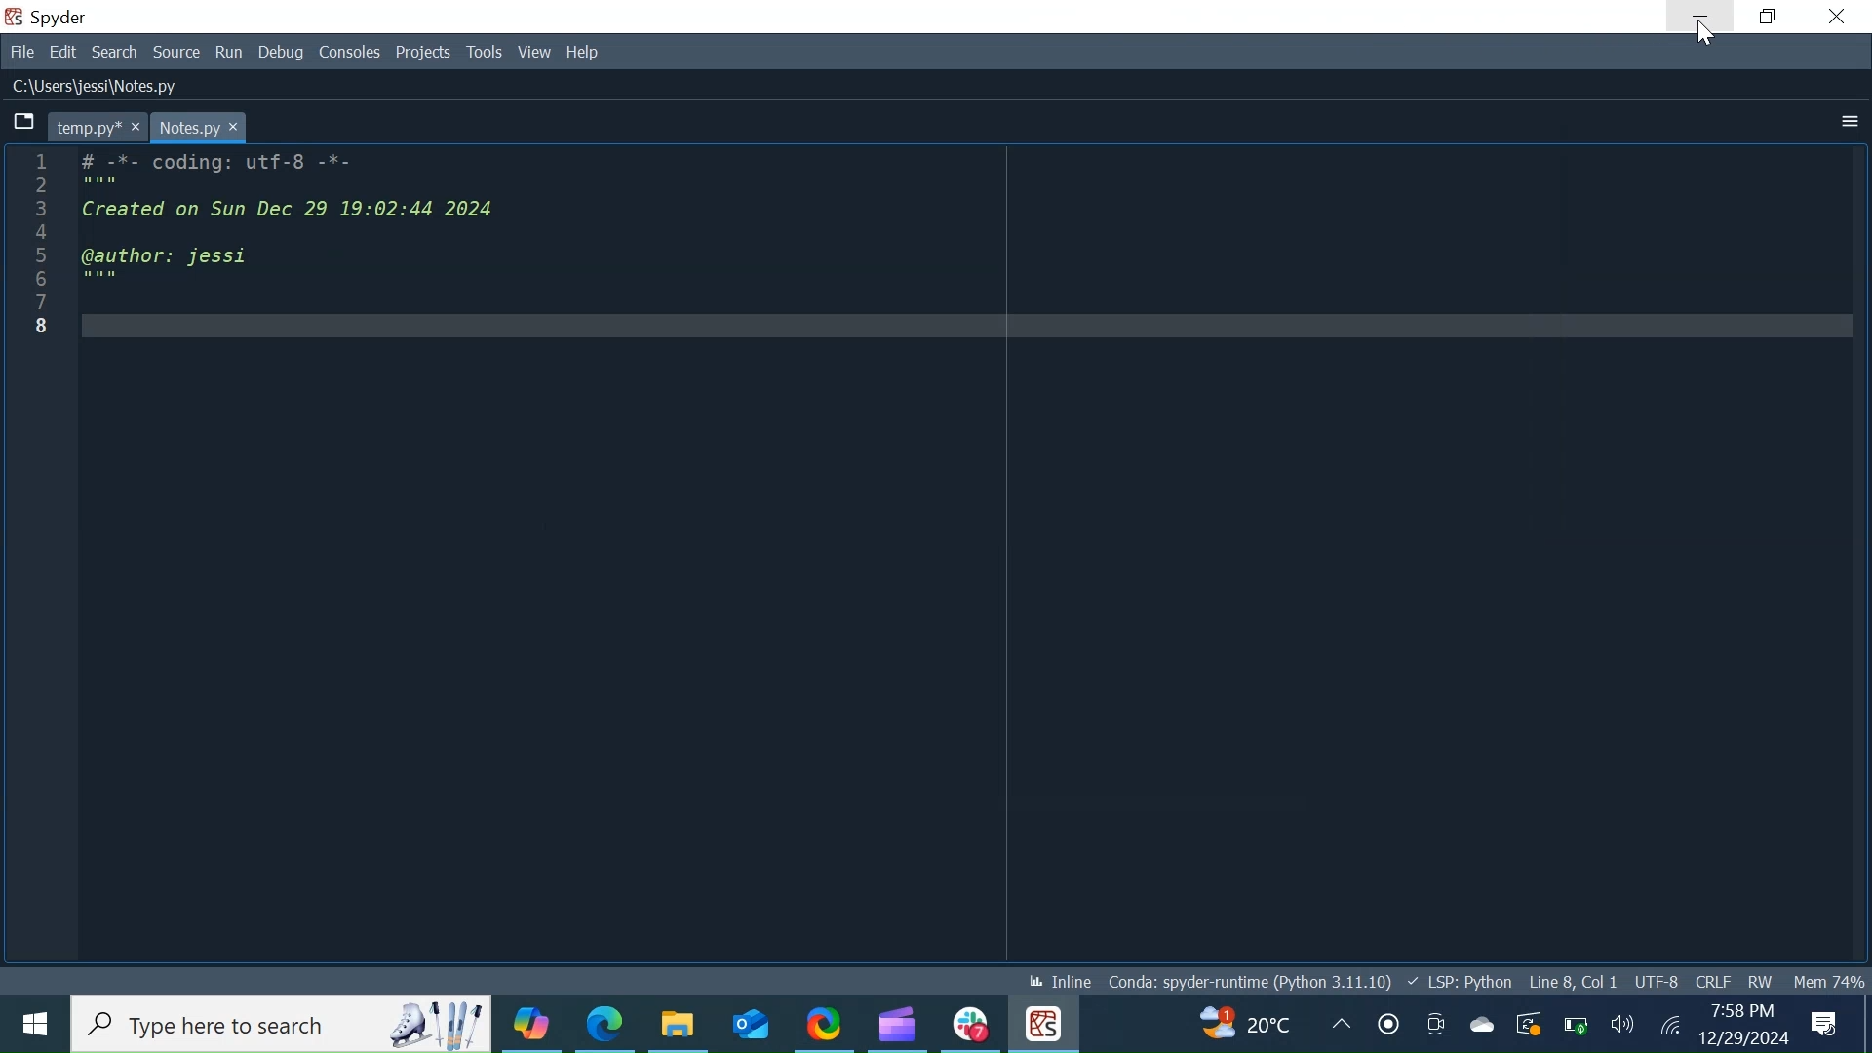 This screenshot has height=1053, width=1872. What do you see at coordinates (1459, 981) in the screenshot?
I see `Language` at bounding box center [1459, 981].